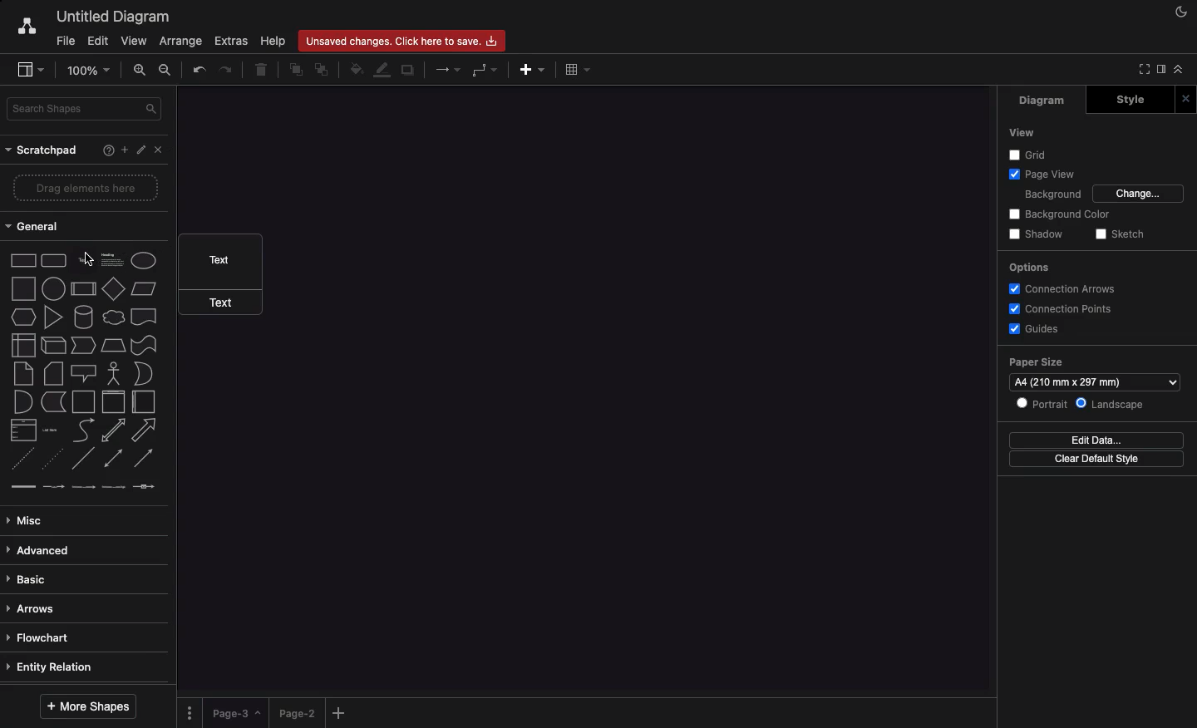 The width and height of the screenshot is (1197, 728). Describe the element at coordinates (112, 374) in the screenshot. I see `actor` at that location.